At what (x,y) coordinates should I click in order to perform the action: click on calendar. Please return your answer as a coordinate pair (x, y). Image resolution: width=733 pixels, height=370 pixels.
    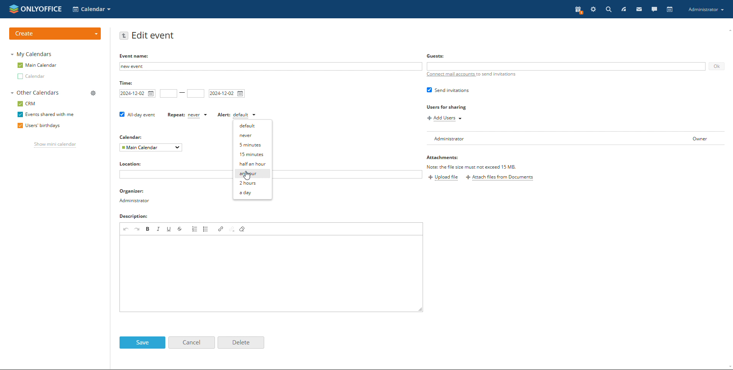
    Looking at the image, I should click on (132, 137).